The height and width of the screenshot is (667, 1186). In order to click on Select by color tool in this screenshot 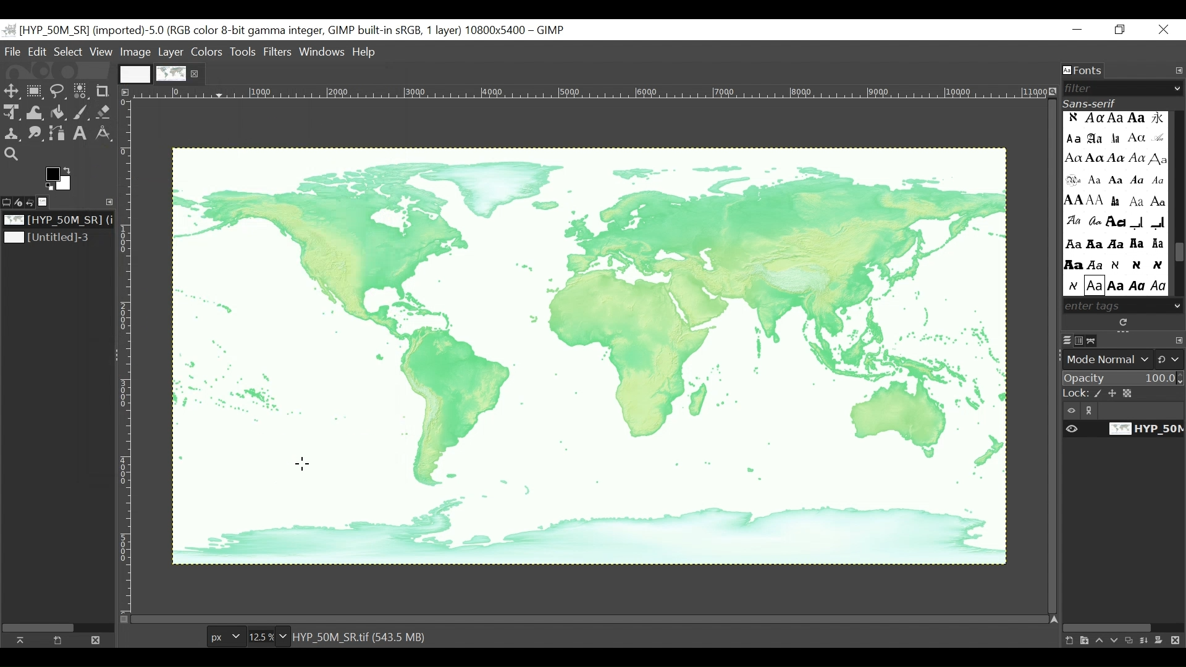, I will do `click(81, 93)`.